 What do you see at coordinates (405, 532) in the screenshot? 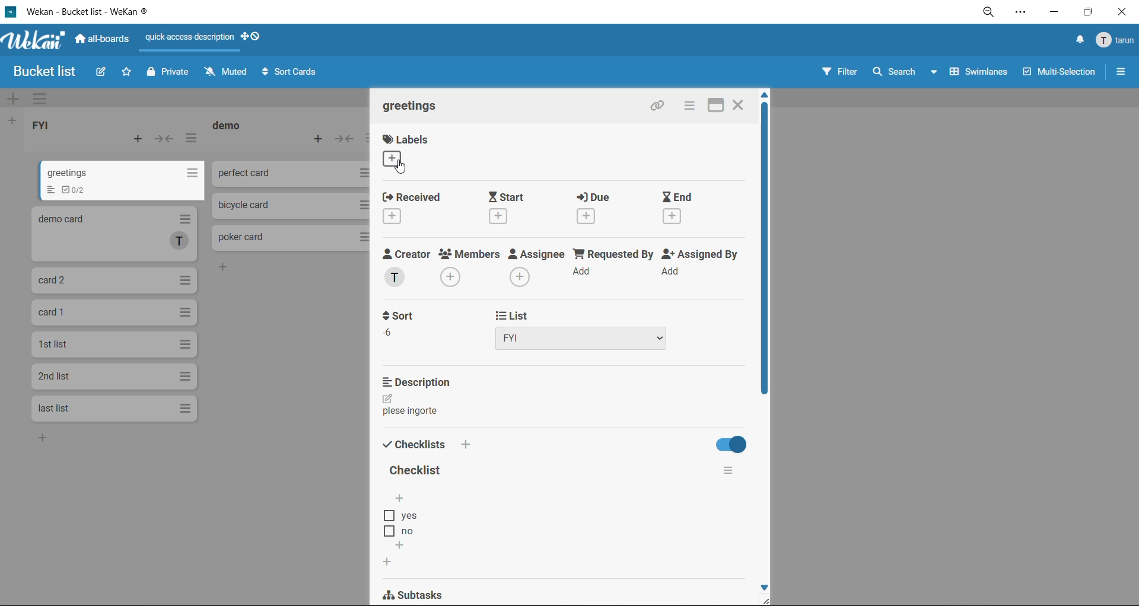
I see `checklist option` at bounding box center [405, 532].